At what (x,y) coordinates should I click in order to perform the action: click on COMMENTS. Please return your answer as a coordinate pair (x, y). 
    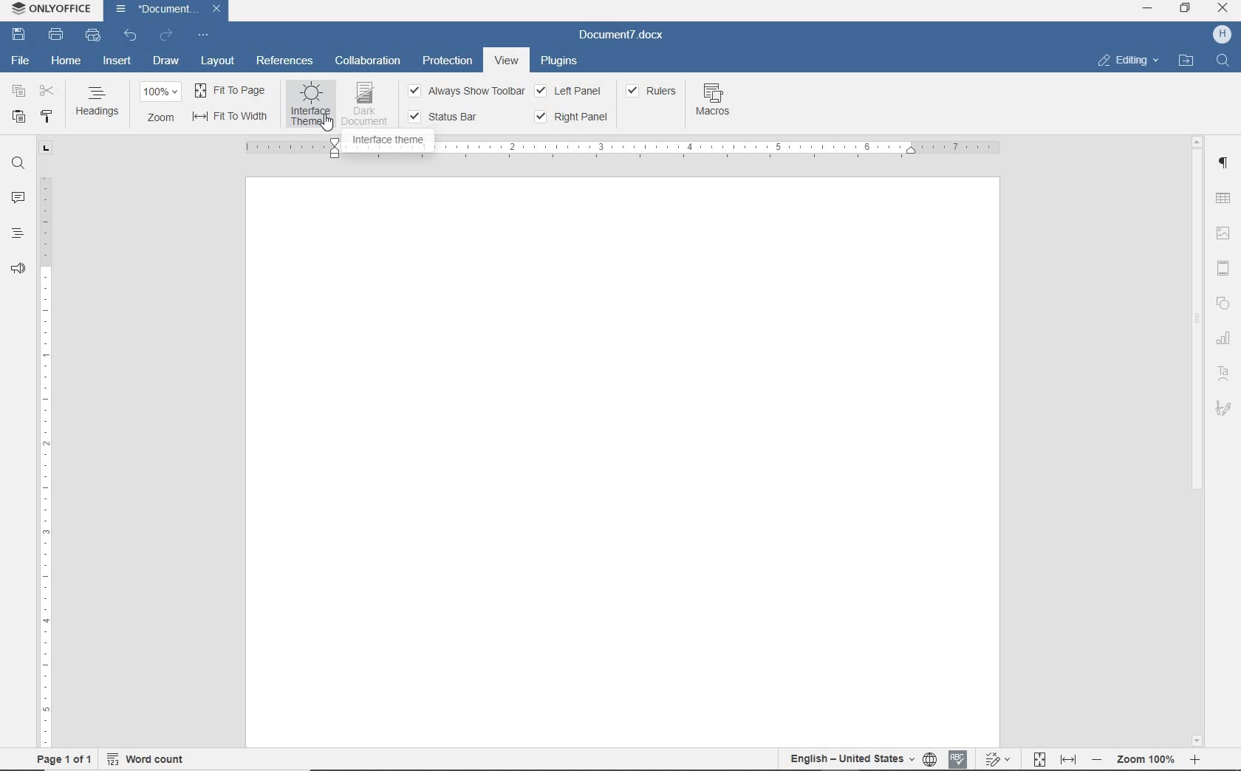
    Looking at the image, I should click on (17, 196).